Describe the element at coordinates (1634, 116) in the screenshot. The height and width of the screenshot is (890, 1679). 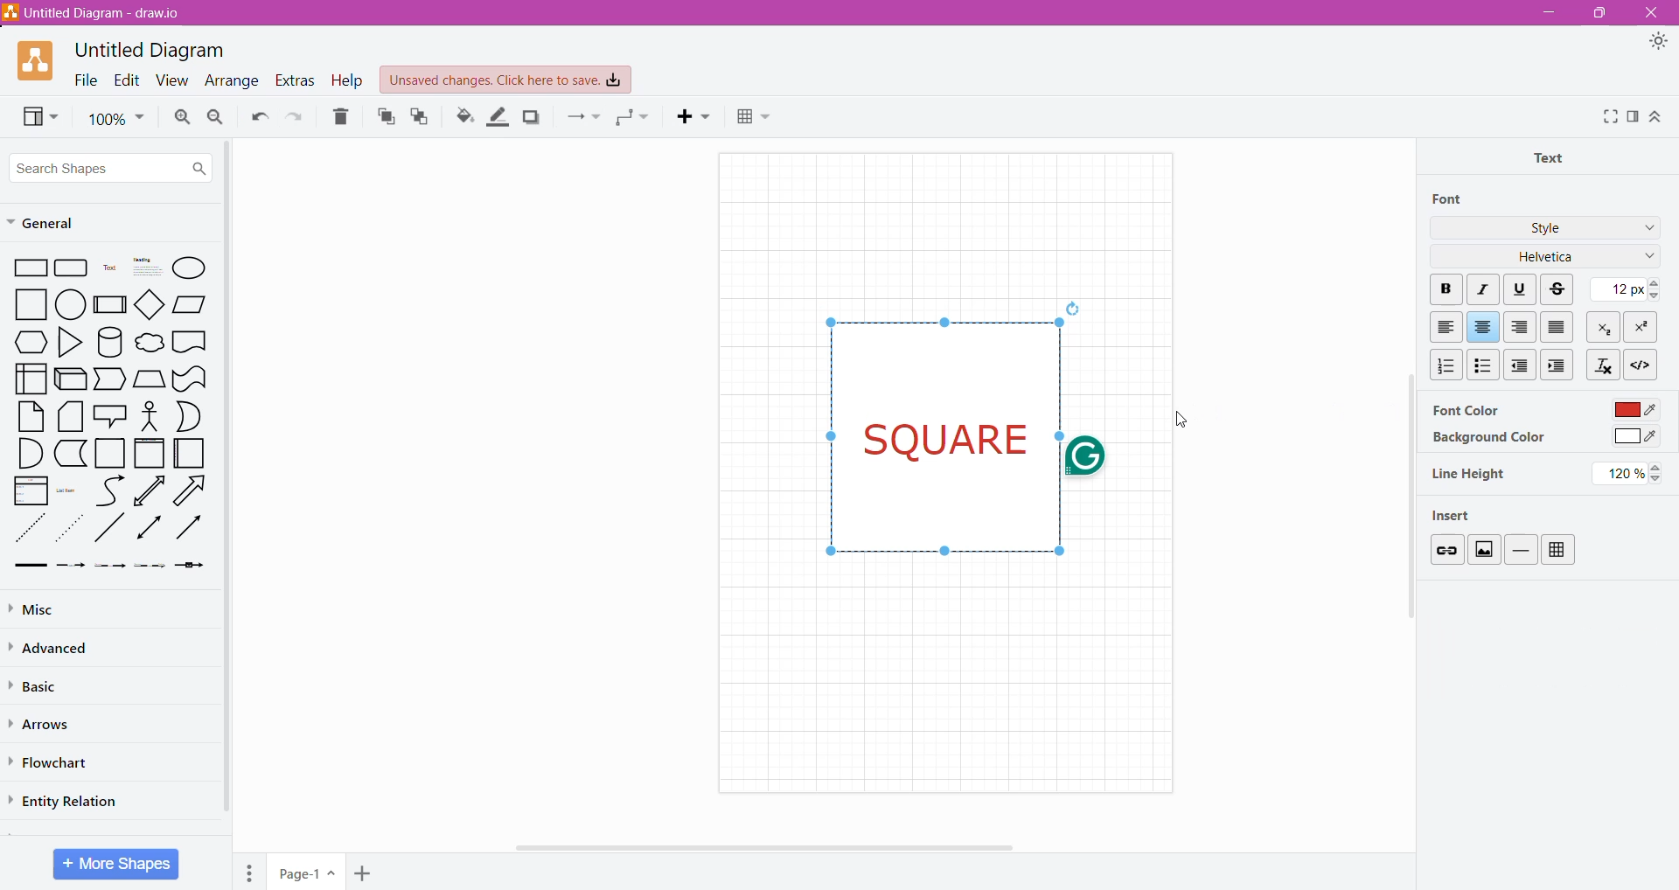
I see `Format` at that location.